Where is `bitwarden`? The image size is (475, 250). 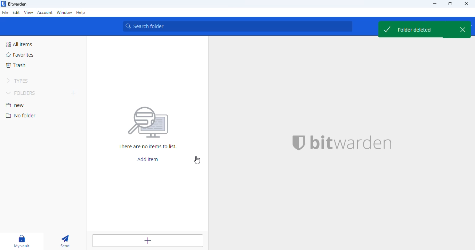
bitwarden is located at coordinates (351, 142).